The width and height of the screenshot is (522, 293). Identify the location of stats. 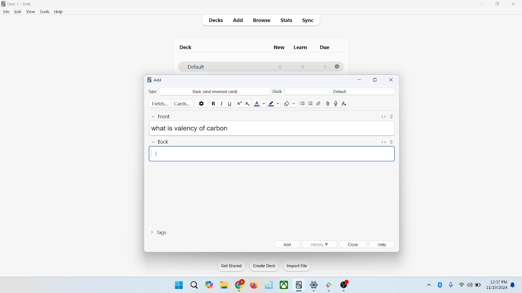
(286, 20).